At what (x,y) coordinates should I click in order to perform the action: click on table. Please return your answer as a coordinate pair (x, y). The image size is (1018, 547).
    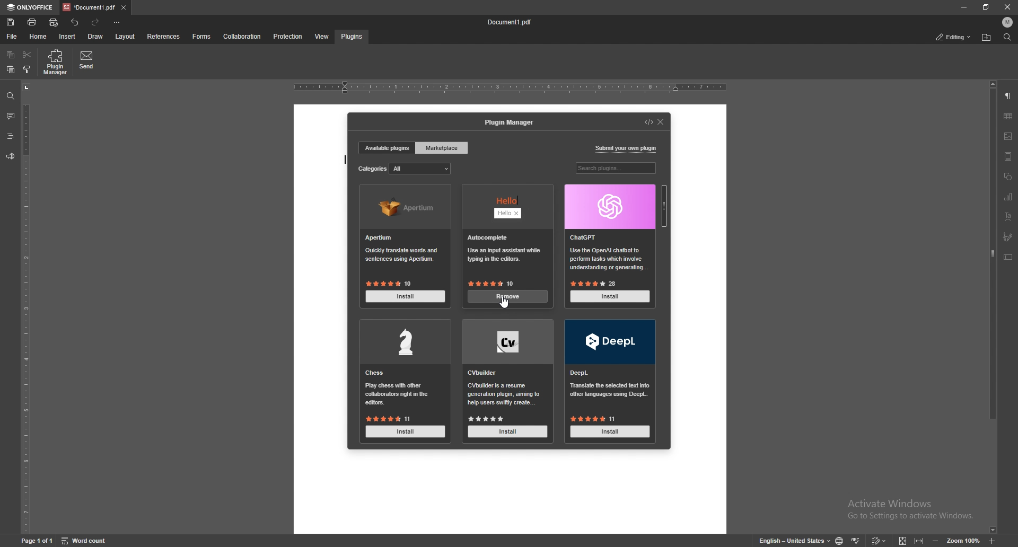
    Looking at the image, I should click on (1008, 117).